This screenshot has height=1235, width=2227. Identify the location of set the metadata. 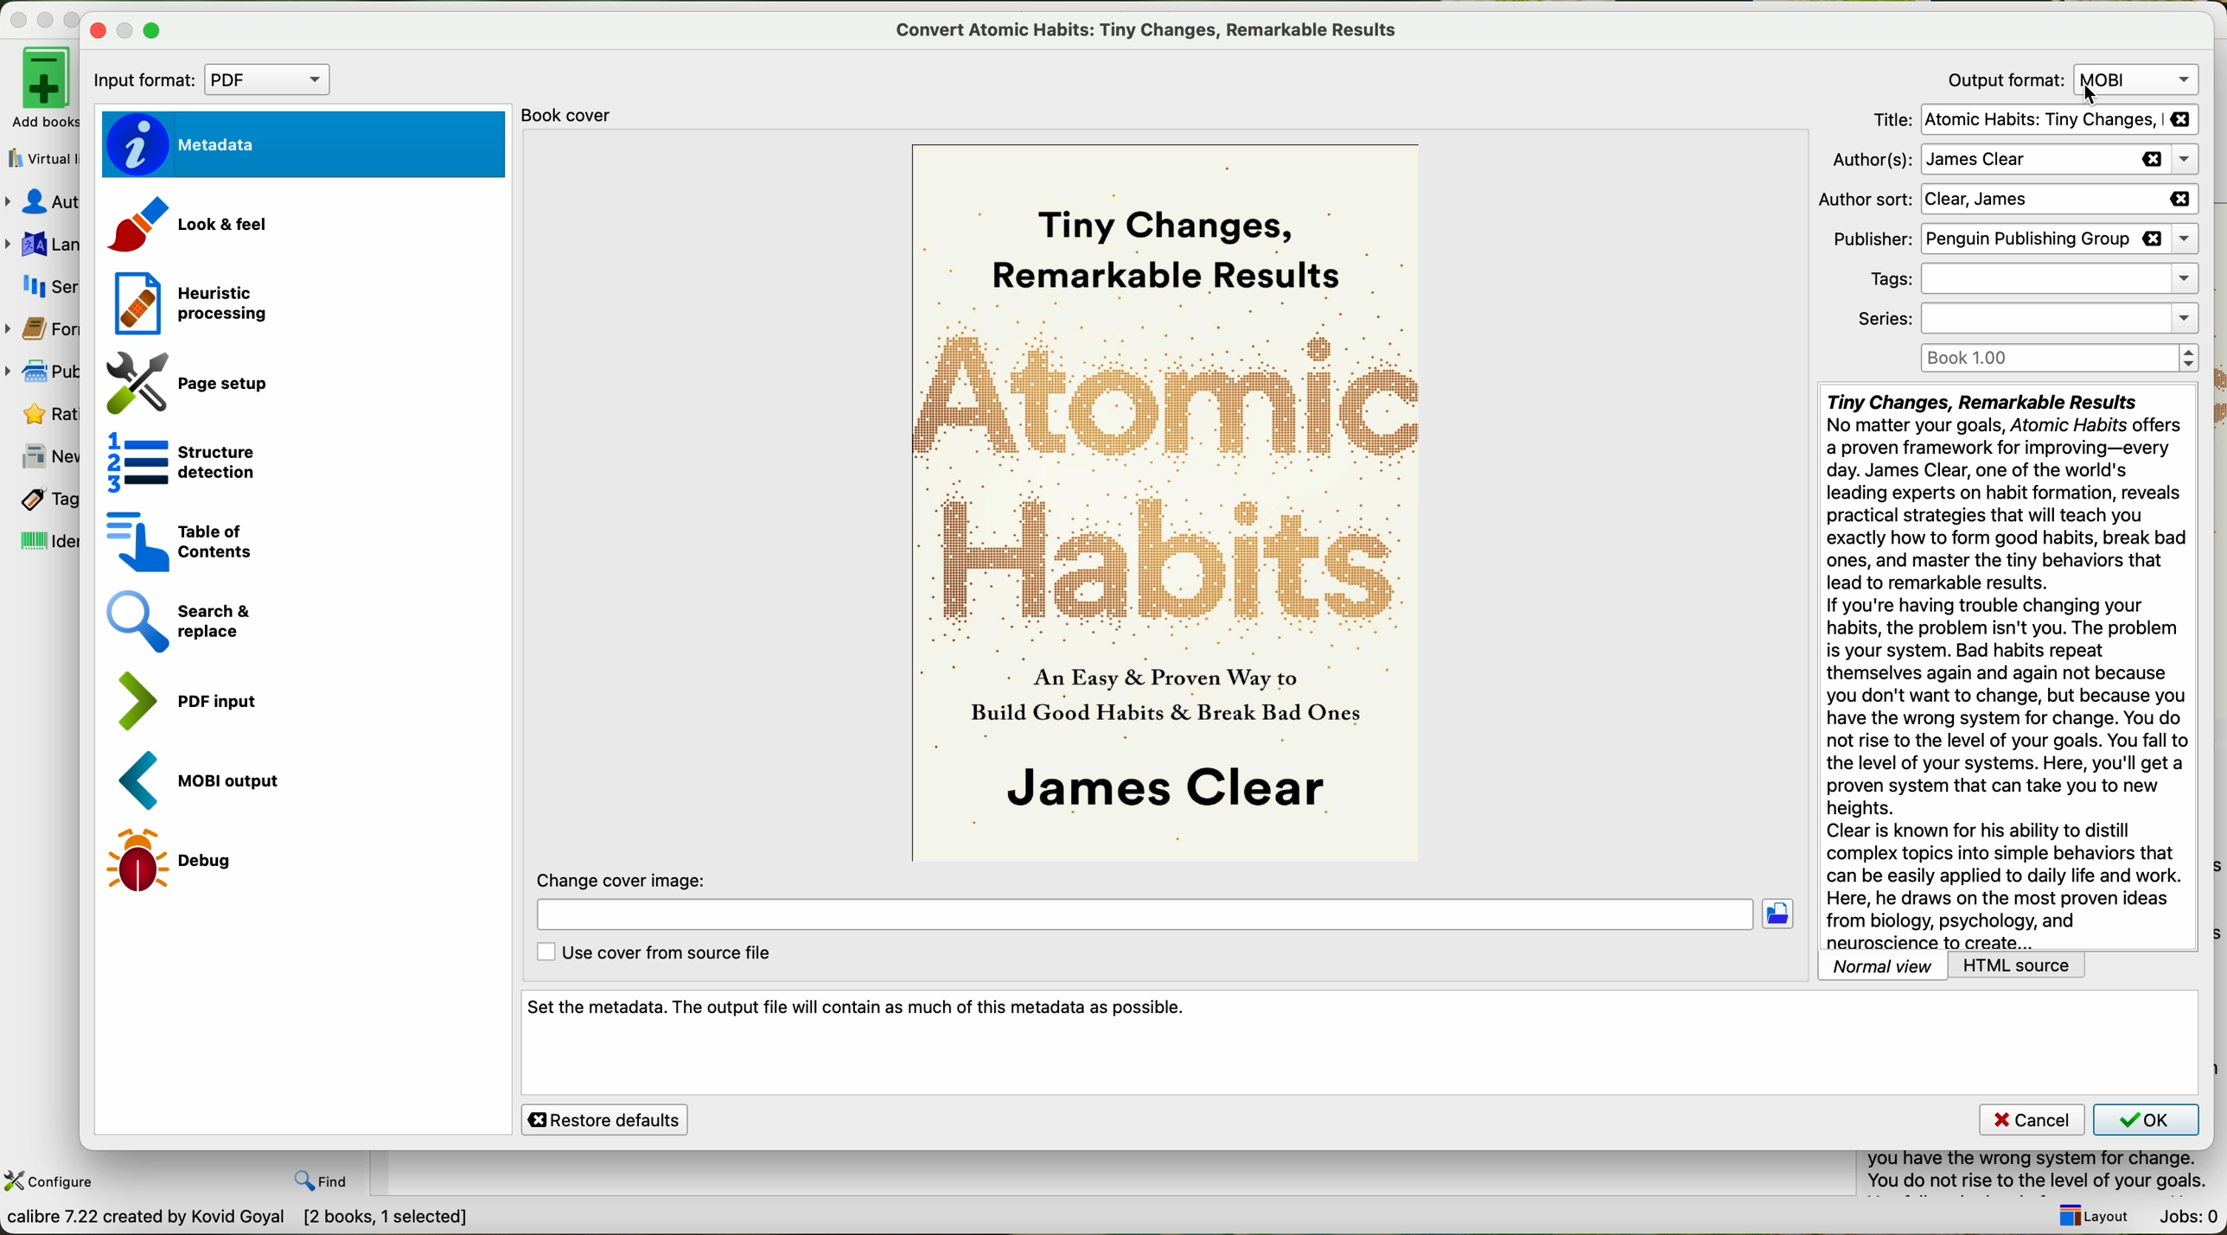
(1360, 1043).